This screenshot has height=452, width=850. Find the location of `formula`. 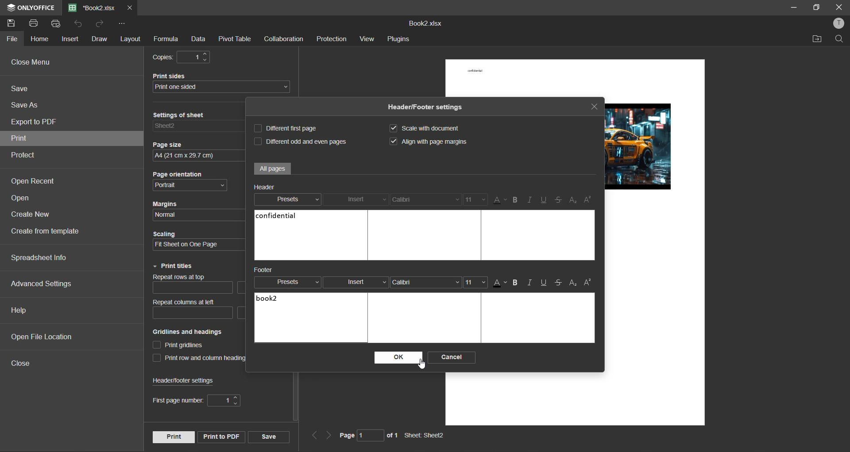

formula is located at coordinates (167, 39).